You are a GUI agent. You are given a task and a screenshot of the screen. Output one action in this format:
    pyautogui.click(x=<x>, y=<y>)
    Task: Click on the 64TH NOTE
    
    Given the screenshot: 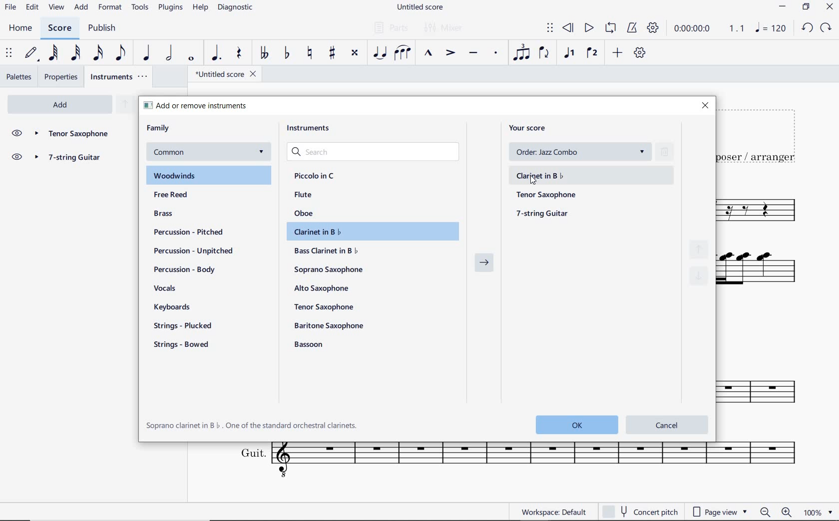 What is the action you would take?
    pyautogui.click(x=52, y=52)
    